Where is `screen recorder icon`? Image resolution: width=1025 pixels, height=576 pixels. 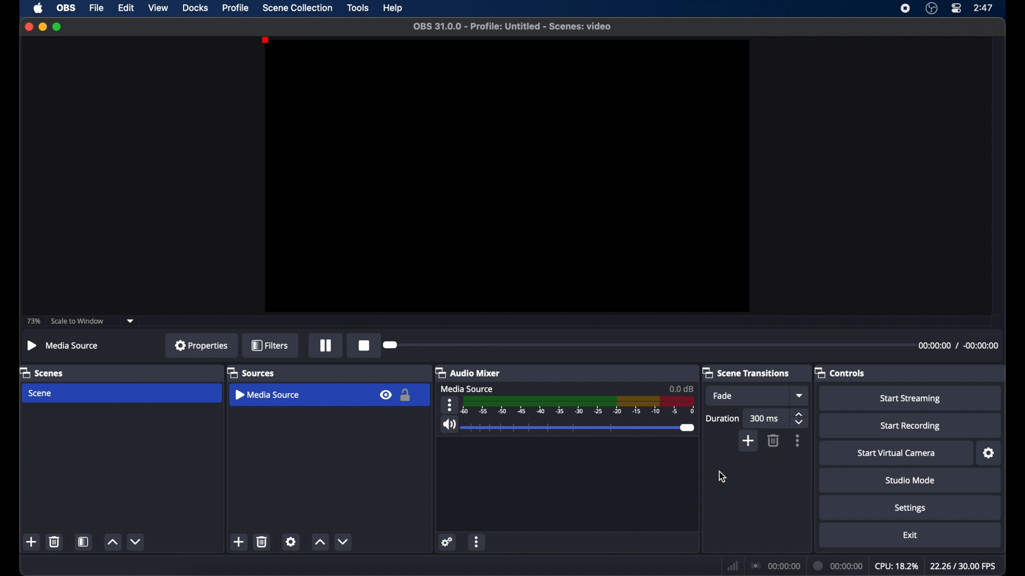
screen recorder icon is located at coordinates (905, 9).